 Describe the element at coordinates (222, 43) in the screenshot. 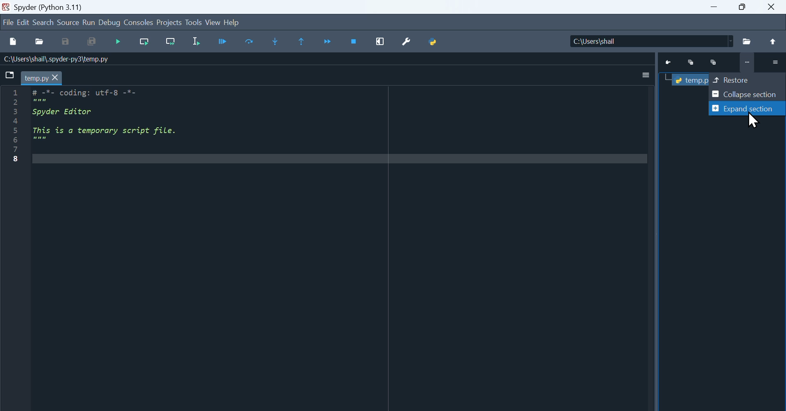

I see `Run cell` at that location.